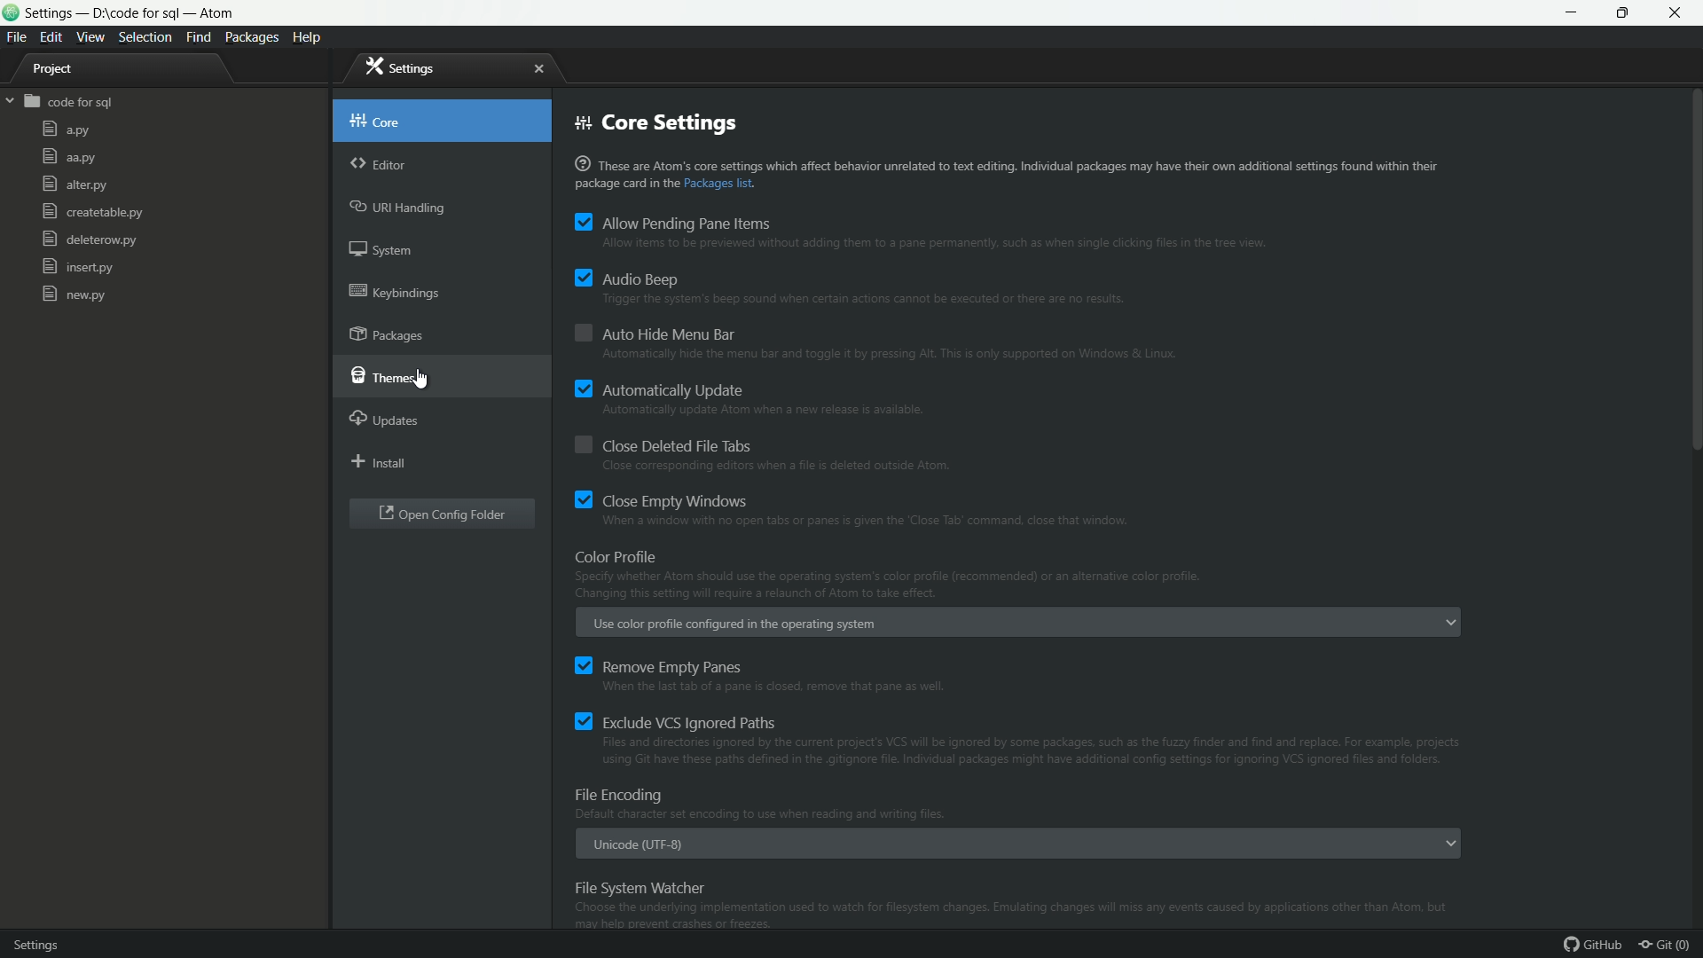 Image resolution: width=1703 pixels, height=958 pixels. Describe the element at coordinates (91, 213) in the screenshot. I see `createtable.py file` at that location.